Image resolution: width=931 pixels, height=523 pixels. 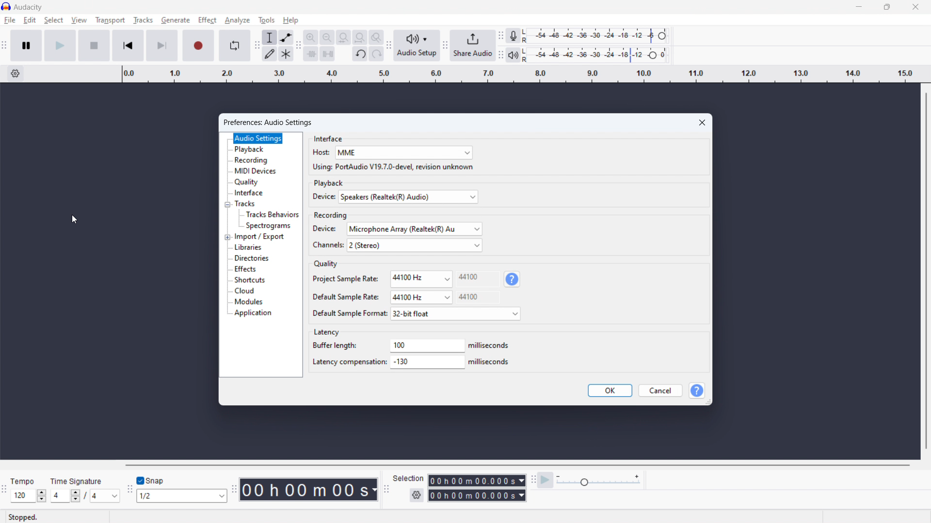 I want to click on undo, so click(x=360, y=53).